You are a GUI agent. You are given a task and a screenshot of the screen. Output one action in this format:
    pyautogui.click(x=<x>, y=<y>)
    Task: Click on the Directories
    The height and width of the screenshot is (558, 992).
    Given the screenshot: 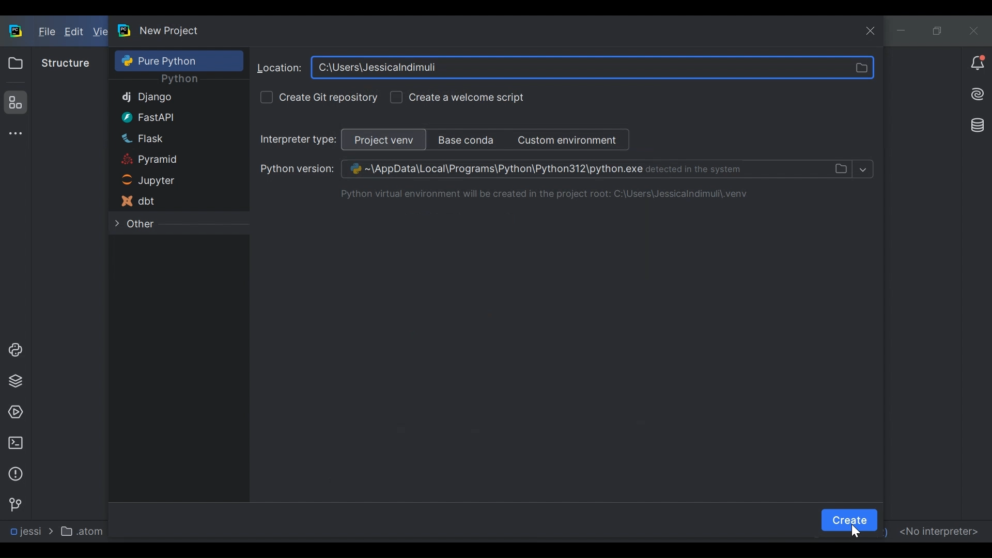 What is the action you would take?
    pyautogui.click(x=595, y=67)
    